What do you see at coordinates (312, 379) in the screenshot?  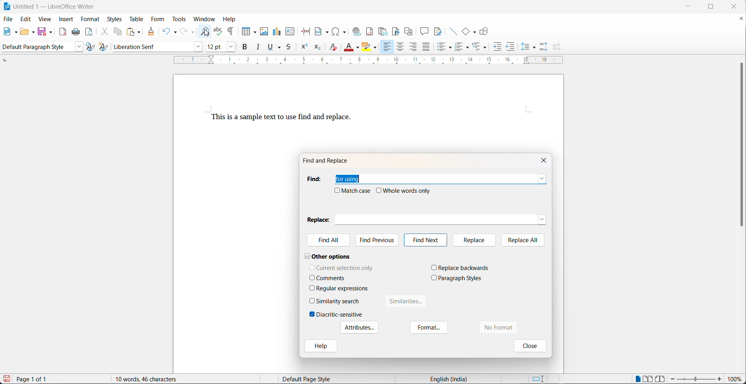 I see `Default page style` at bounding box center [312, 379].